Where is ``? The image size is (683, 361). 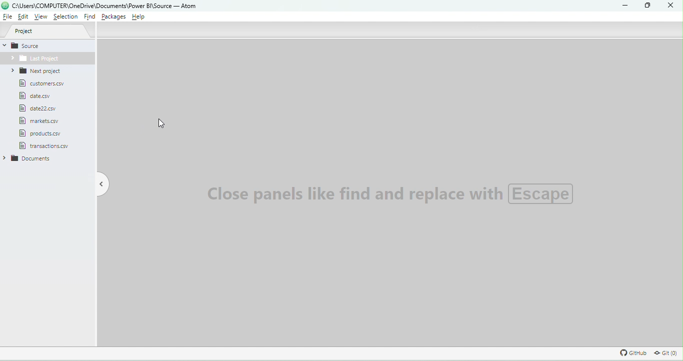
 is located at coordinates (7, 16).